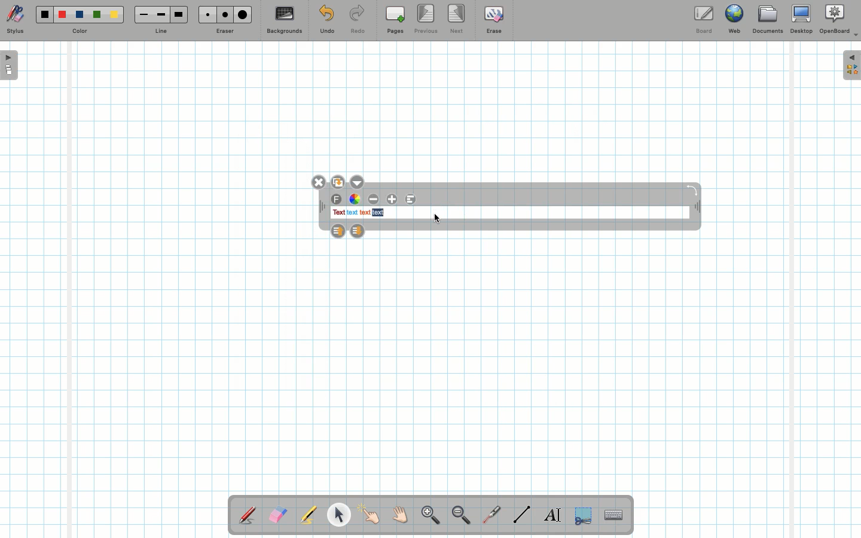 The image size is (861, 538). What do you see at coordinates (317, 182) in the screenshot?
I see `Close` at bounding box center [317, 182].